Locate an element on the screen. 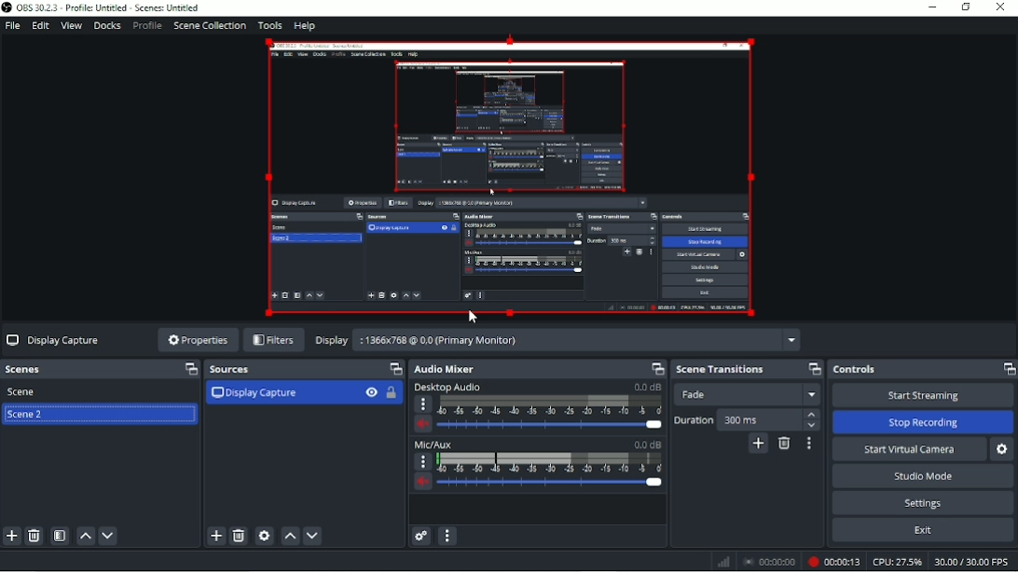  Move scene up is located at coordinates (86, 537).